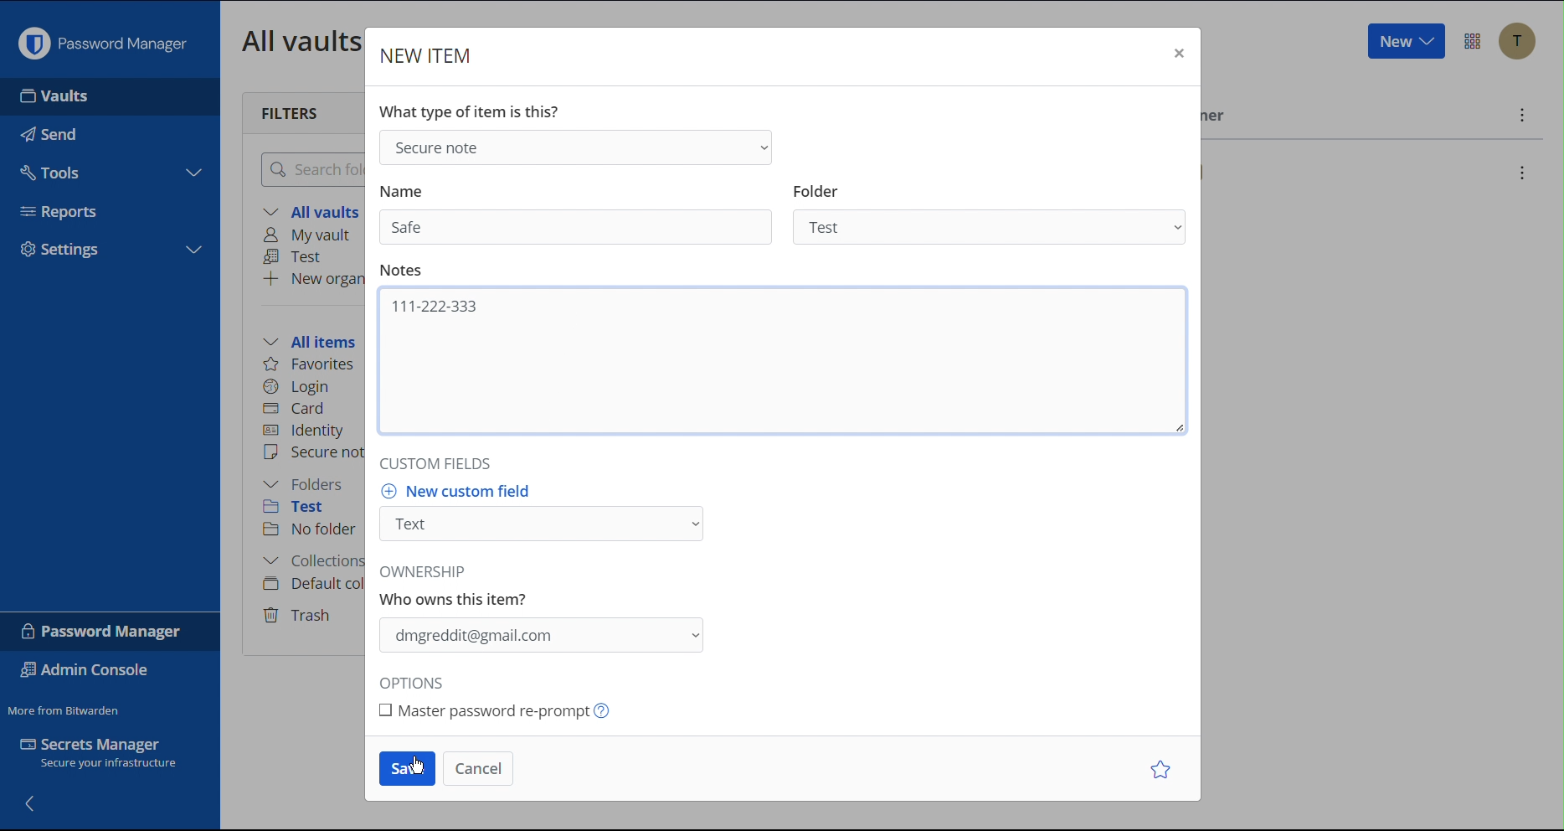 Image resolution: width=1564 pixels, height=831 pixels. What do you see at coordinates (431, 462) in the screenshot?
I see `Custom Fields` at bounding box center [431, 462].